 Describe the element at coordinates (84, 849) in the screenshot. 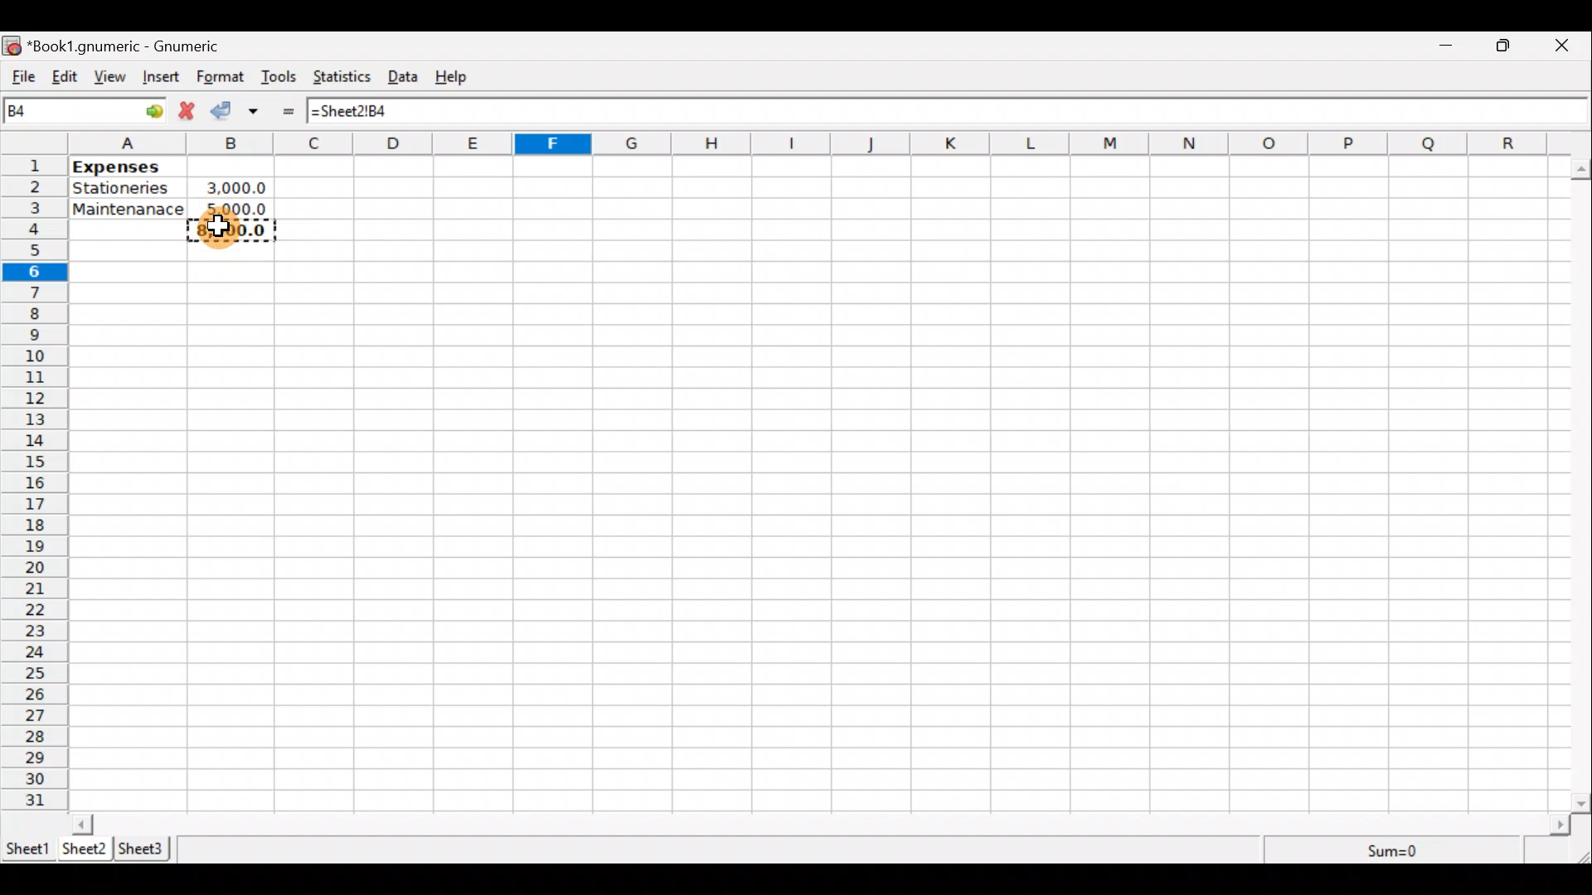

I see `Sheet 2` at that location.